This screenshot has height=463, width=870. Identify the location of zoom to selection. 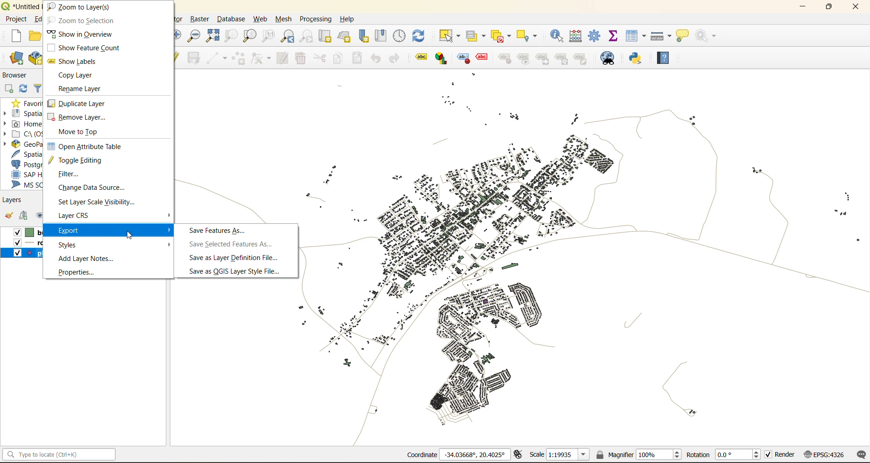
(81, 20).